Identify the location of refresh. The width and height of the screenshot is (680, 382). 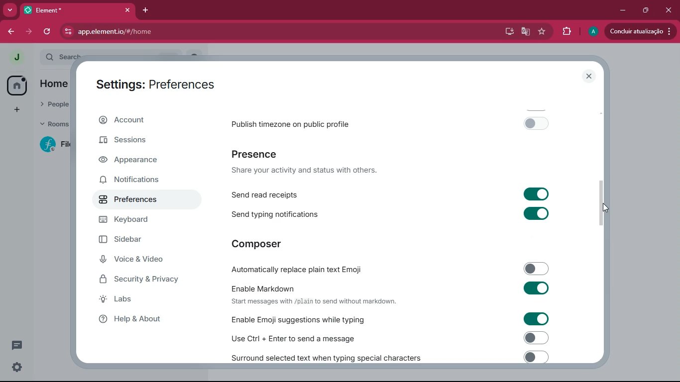
(48, 31).